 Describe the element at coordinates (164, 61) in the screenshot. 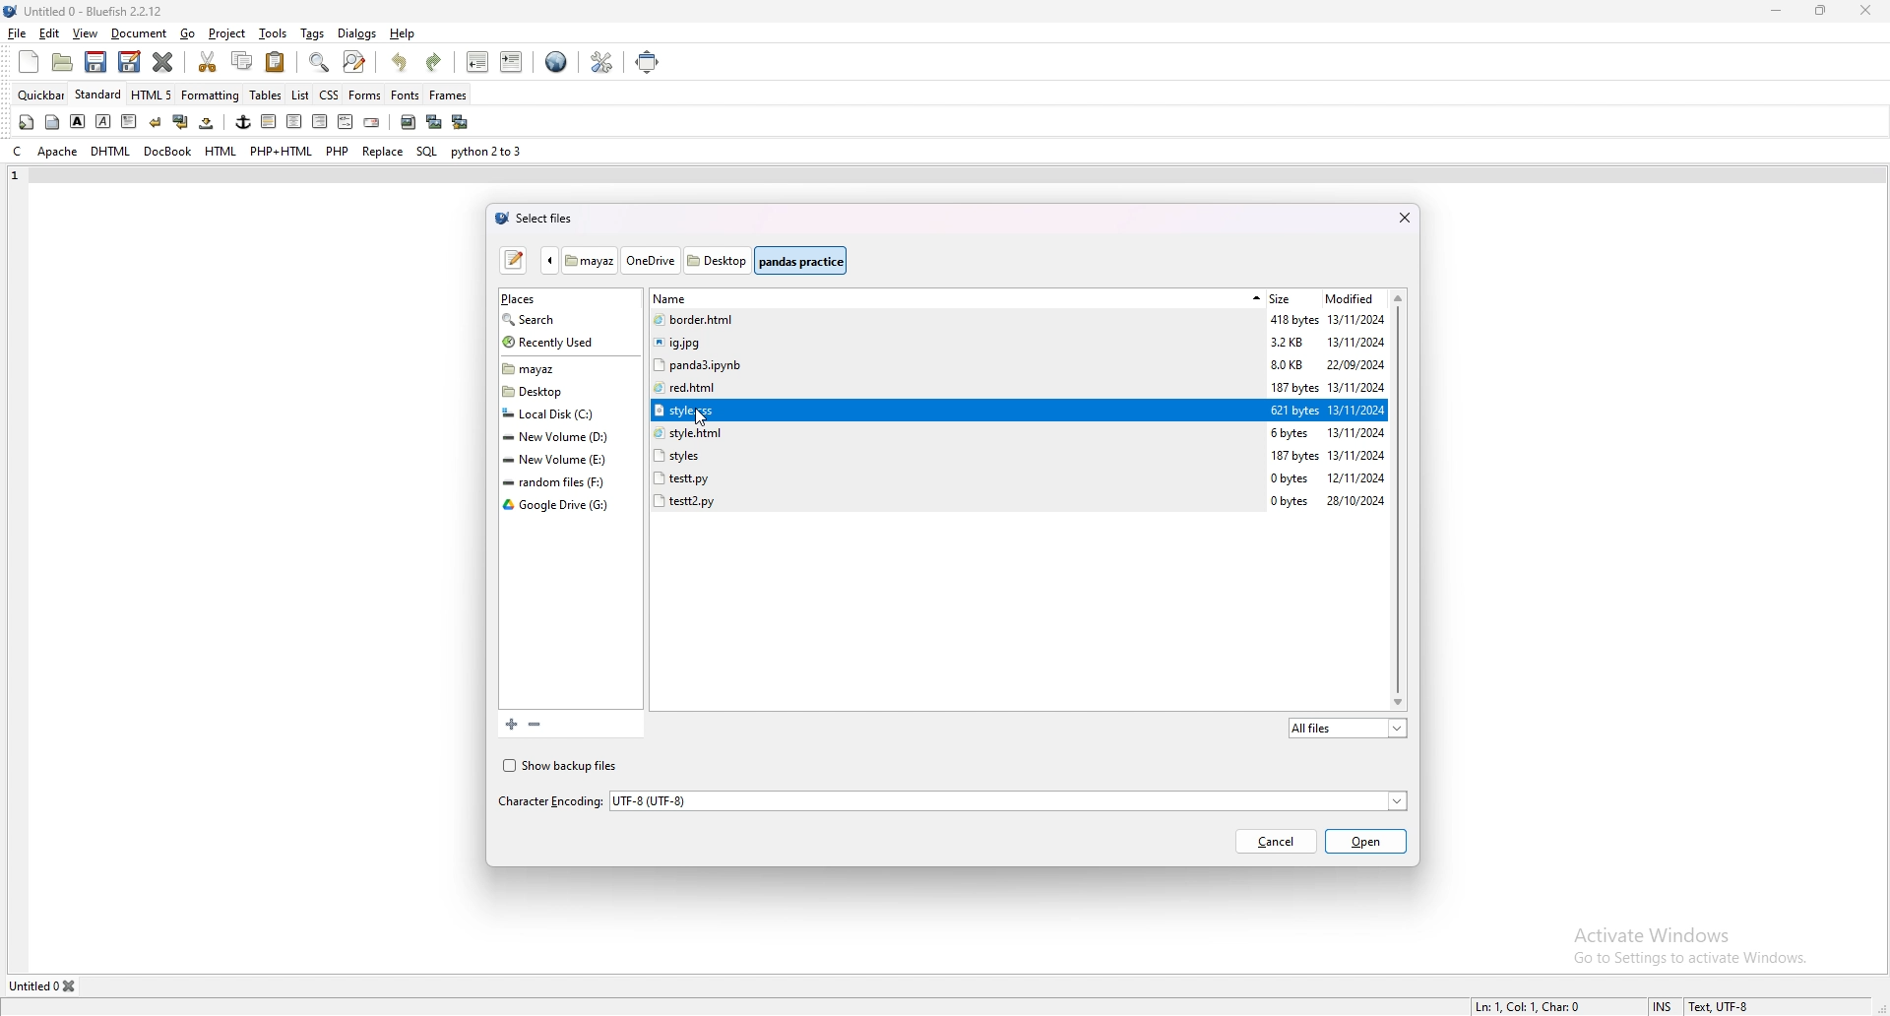

I see `close current file` at that location.